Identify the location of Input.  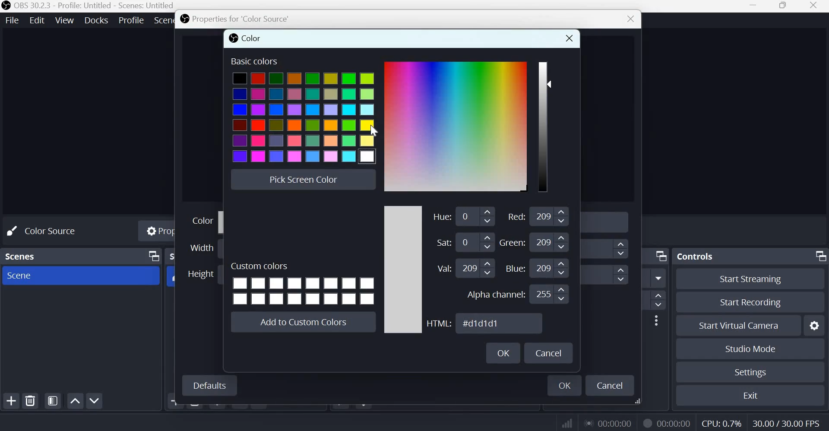
(550, 216).